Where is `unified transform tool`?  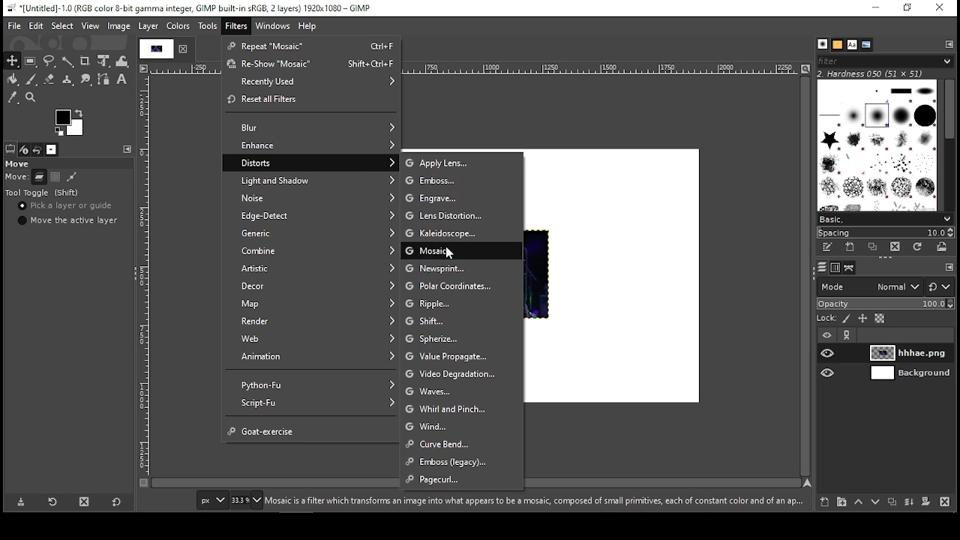 unified transform tool is located at coordinates (105, 61).